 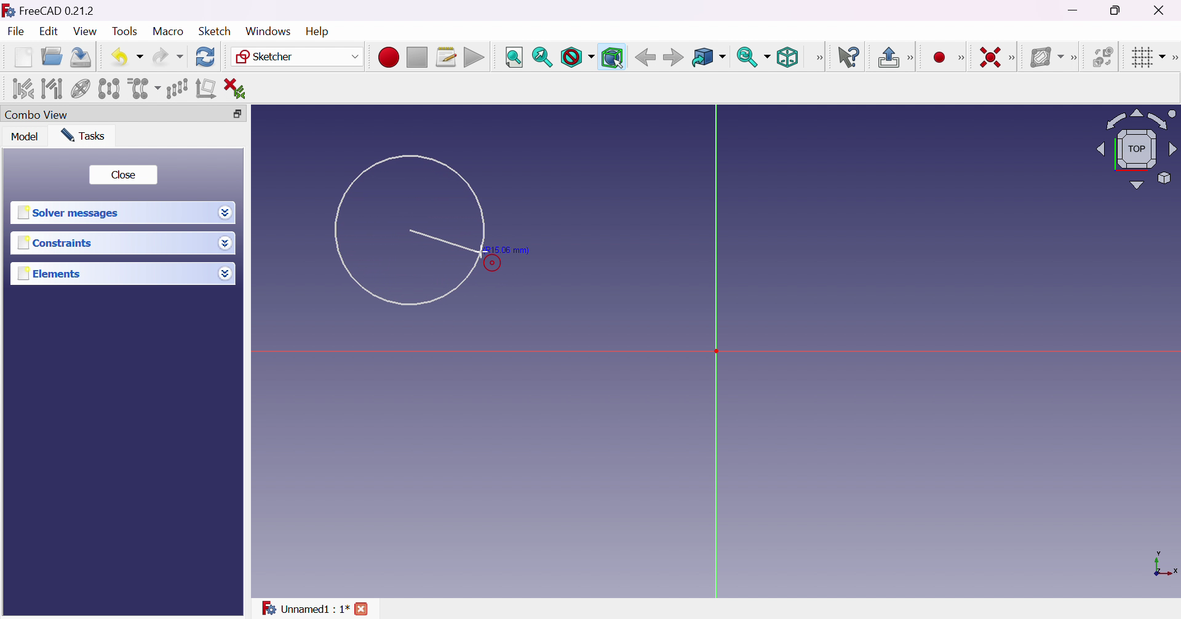 I want to click on x, y axis, so click(x=1164, y=565).